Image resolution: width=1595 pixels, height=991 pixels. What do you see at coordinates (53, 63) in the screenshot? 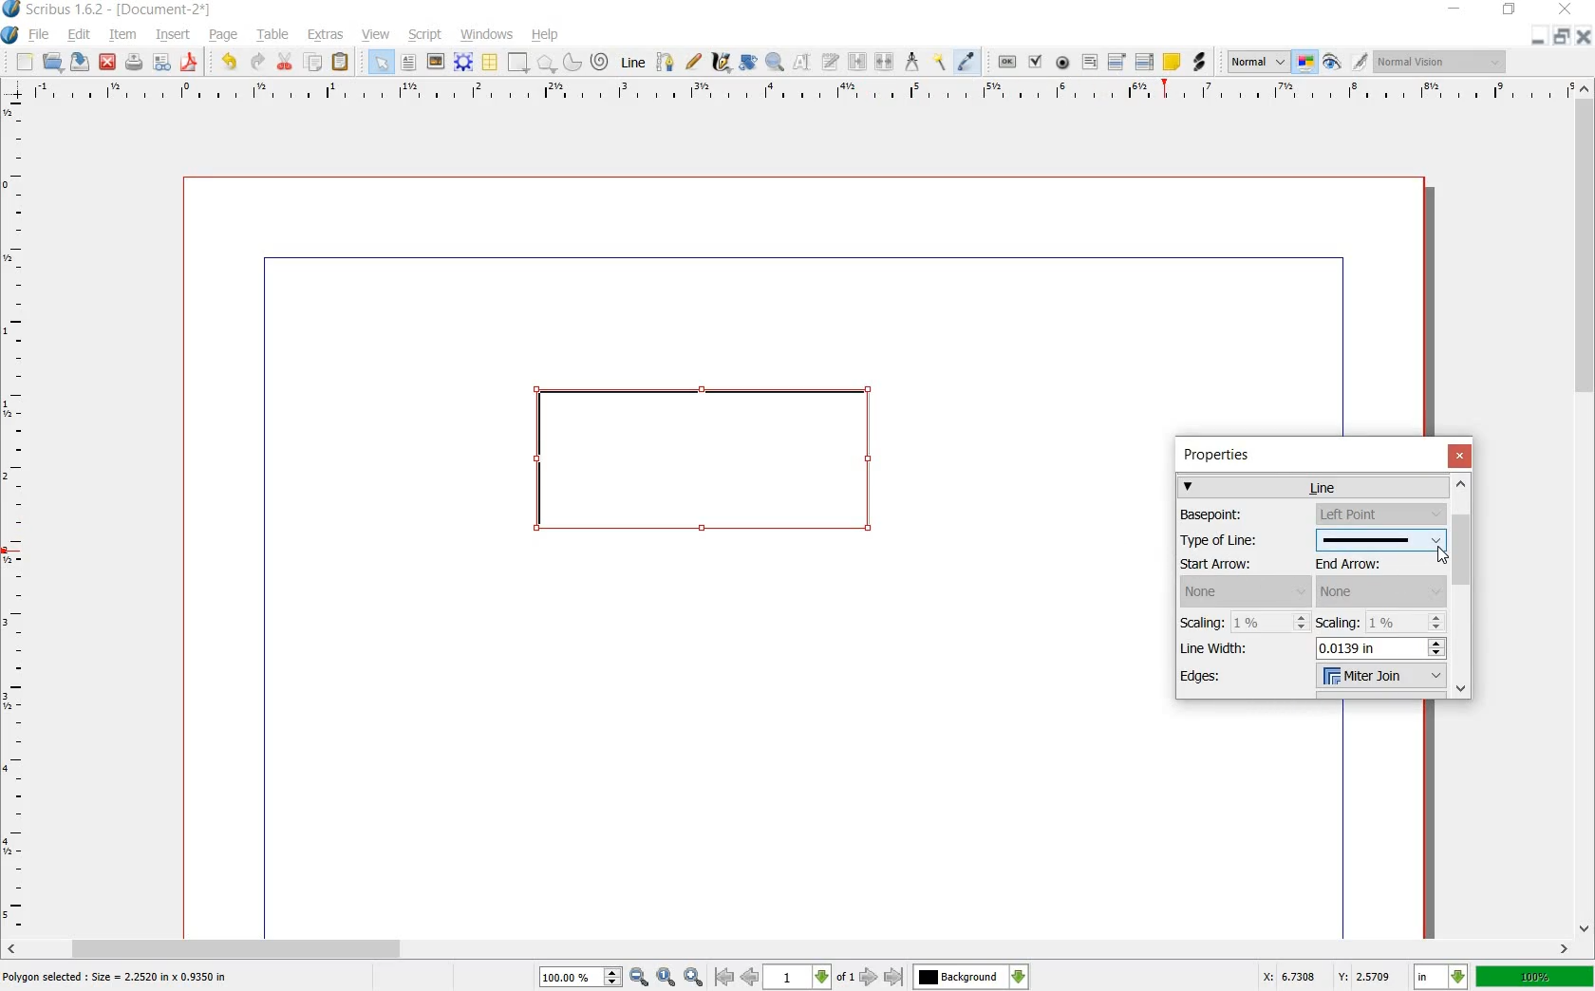
I see `OPEN` at bounding box center [53, 63].